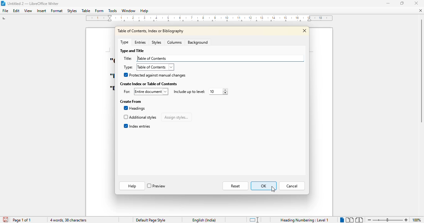 The height and width of the screenshot is (223, 424). Describe the element at coordinates (264, 186) in the screenshot. I see `OK` at that location.